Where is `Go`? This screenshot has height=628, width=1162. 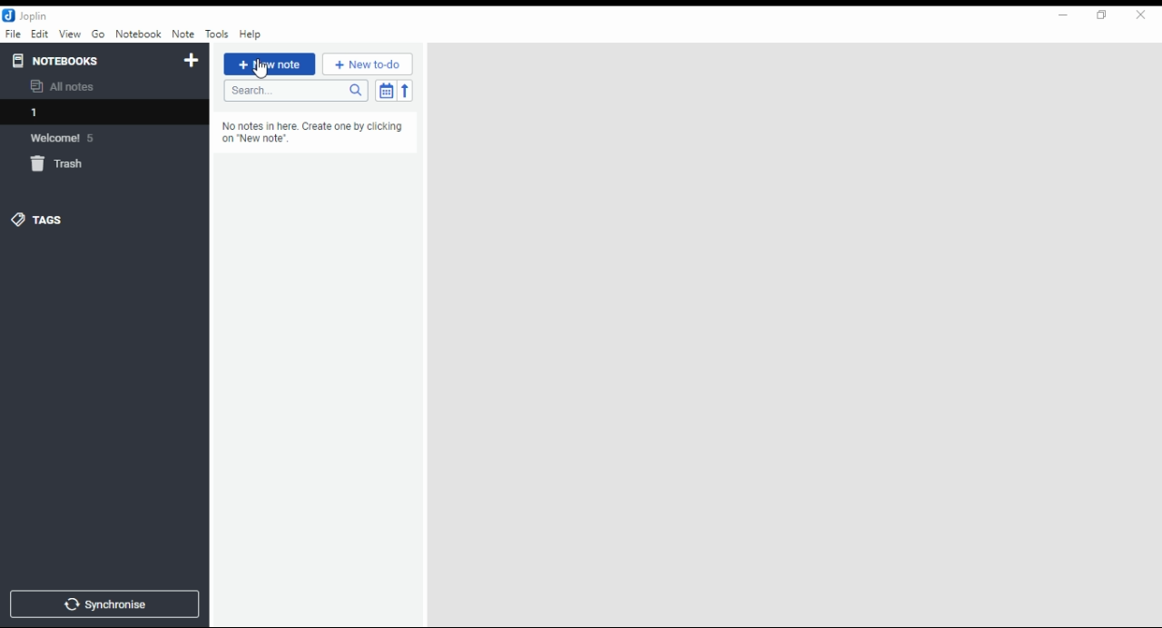 Go is located at coordinates (98, 33).